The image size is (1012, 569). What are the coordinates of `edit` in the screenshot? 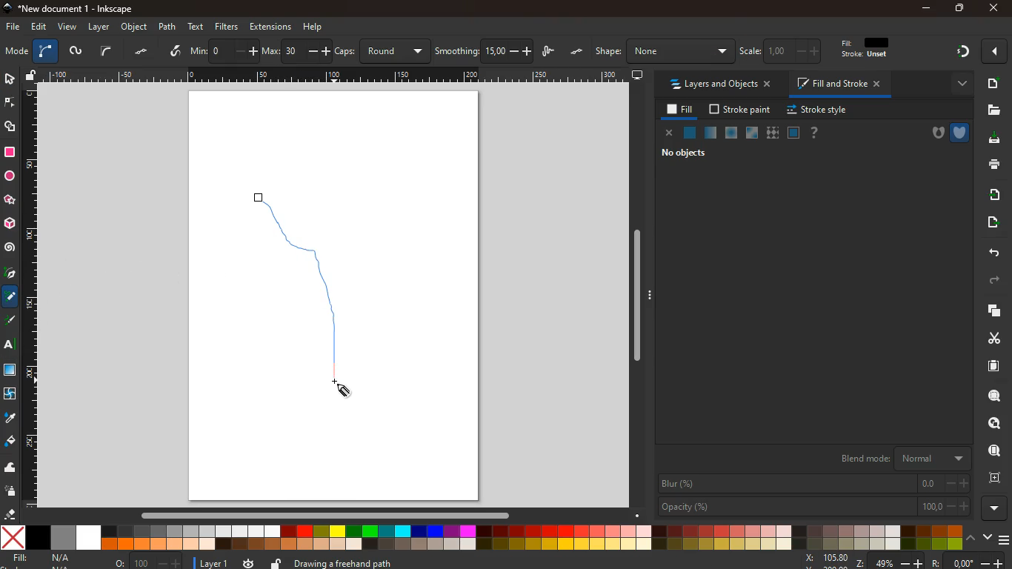 It's located at (785, 51).